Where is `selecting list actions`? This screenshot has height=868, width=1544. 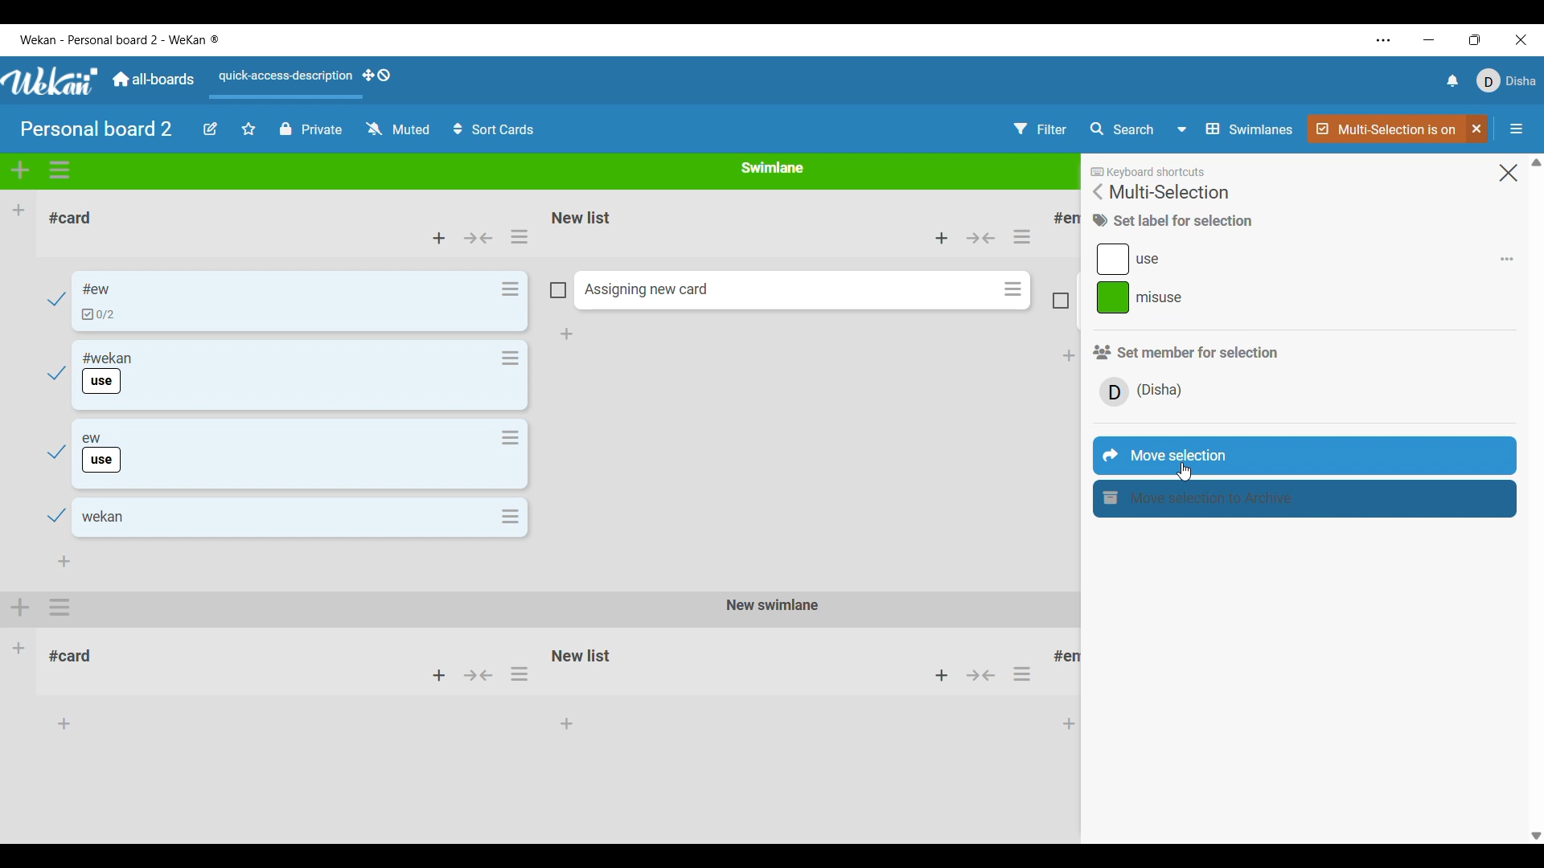
selecting list actions is located at coordinates (525, 235).